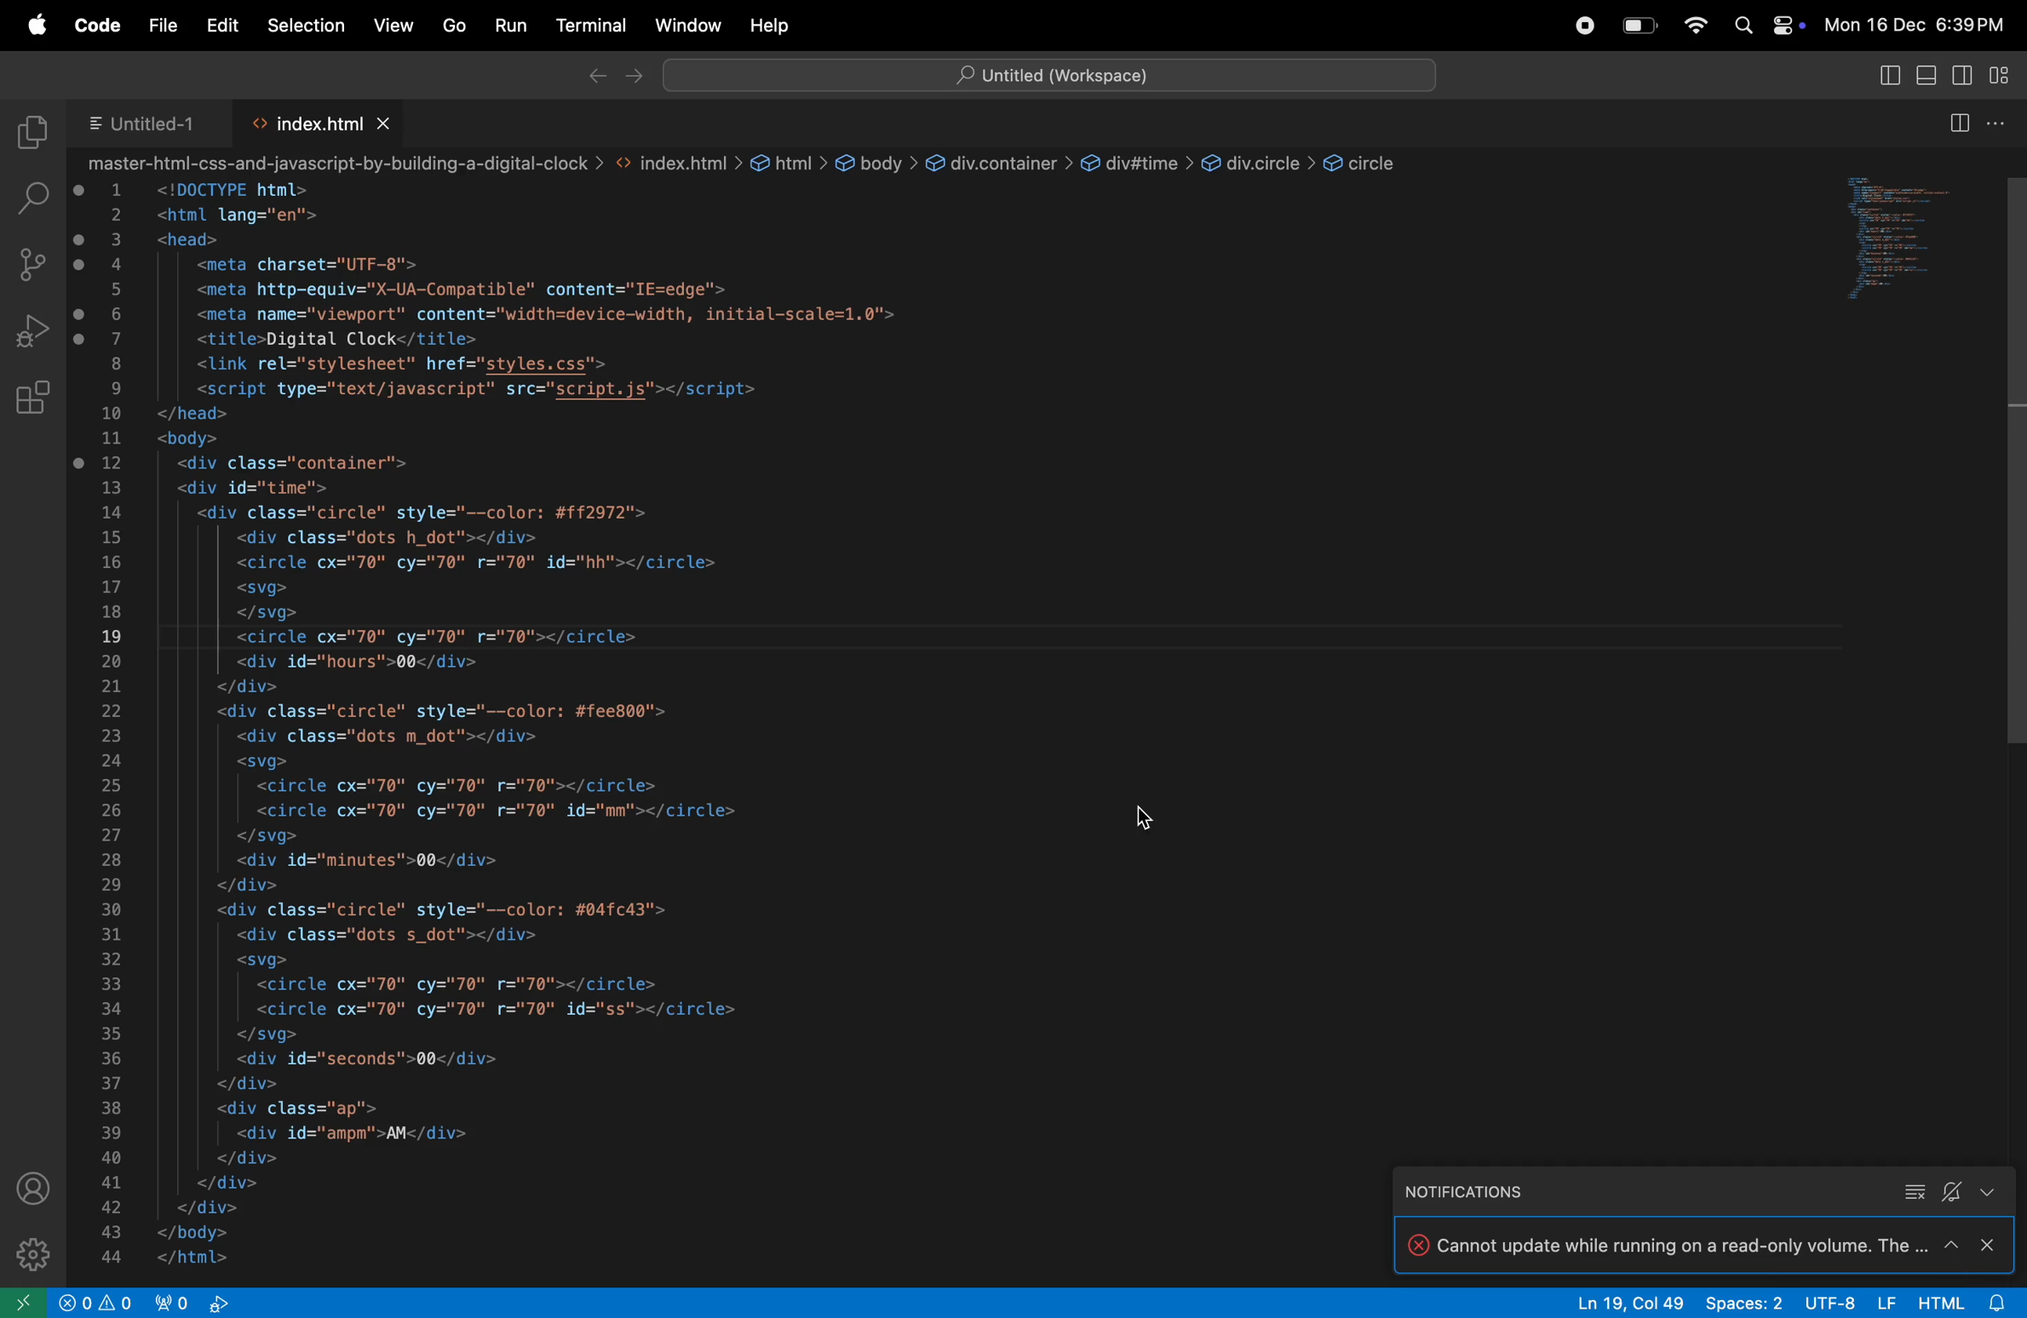  Describe the element at coordinates (1961, 74) in the screenshot. I see `toggle secondary side bar` at that location.